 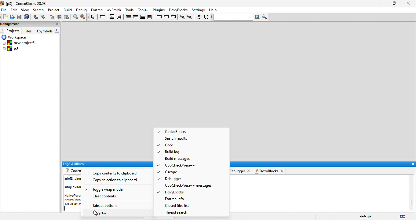 What do you see at coordinates (151, 17) in the screenshot?
I see `block instruction` at bounding box center [151, 17].